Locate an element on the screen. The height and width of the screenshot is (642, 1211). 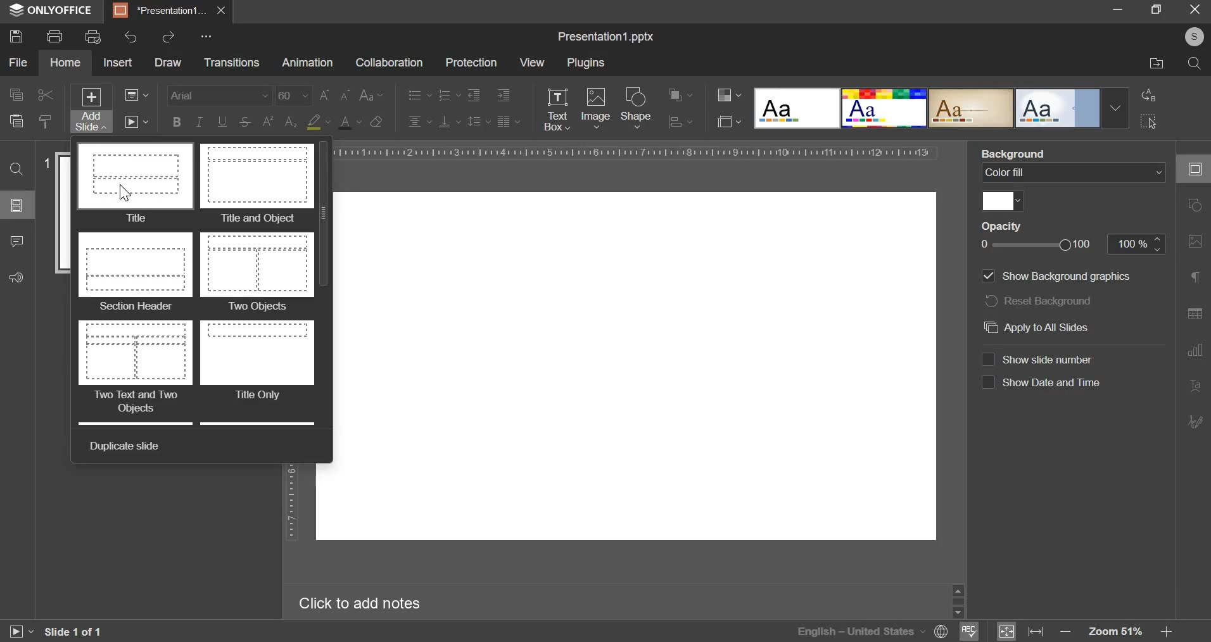
home is located at coordinates (65, 63).